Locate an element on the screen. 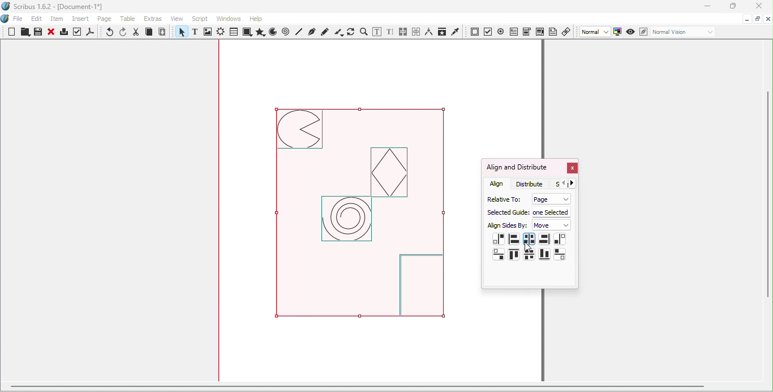 Image resolution: width=773 pixels, height=392 pixels. Table is located at coordinates (130, 19).